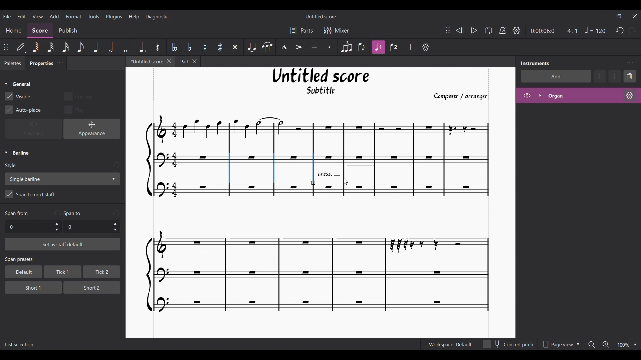 This screenshot has width=641, height=360. I want to click on Format menu, so click(74, 16).